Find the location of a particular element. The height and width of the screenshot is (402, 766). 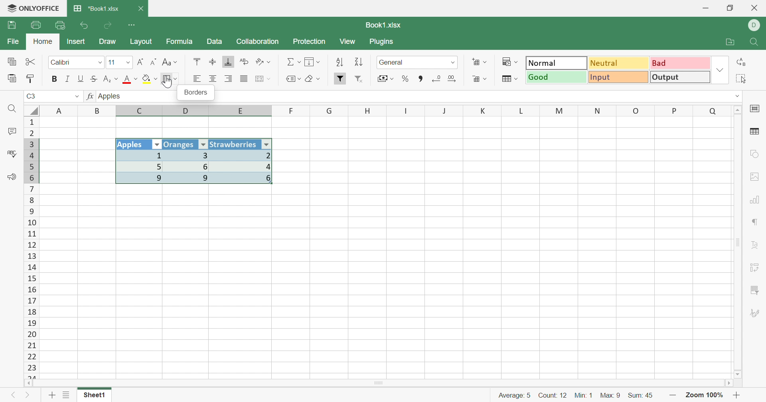

Scroll Up is located at coordinates (738, 109).